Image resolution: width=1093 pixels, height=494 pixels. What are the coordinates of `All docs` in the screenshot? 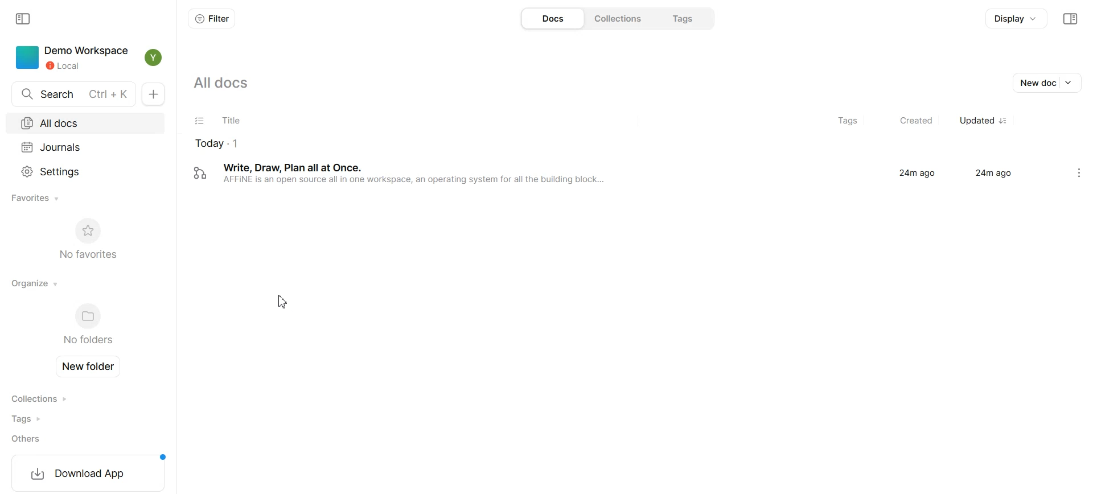 It's located at (88, 122).